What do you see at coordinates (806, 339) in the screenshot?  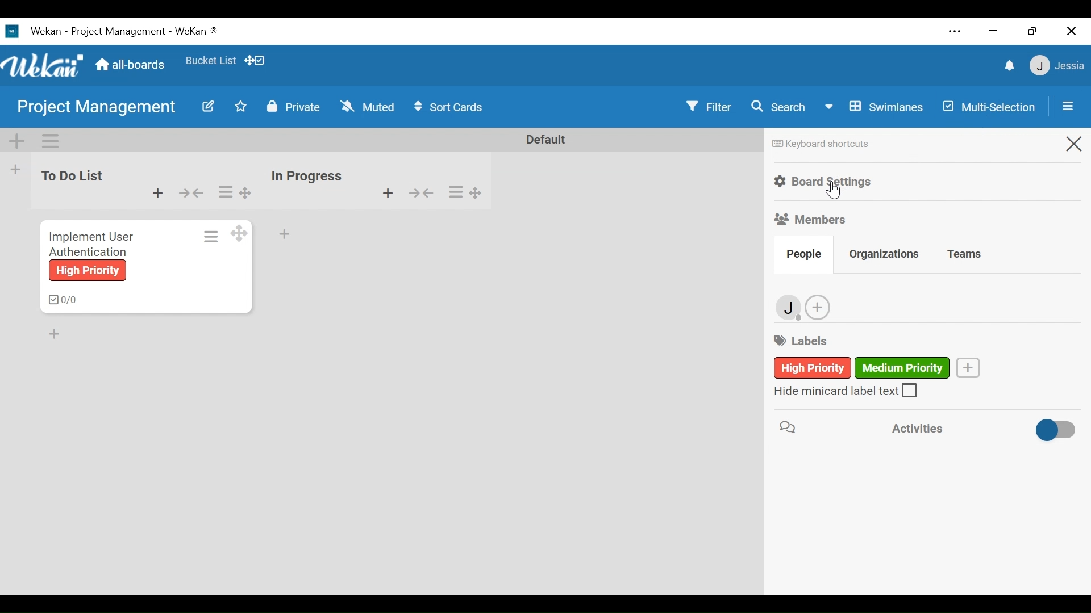 I see `Labels` at bounding box center [806, 339].